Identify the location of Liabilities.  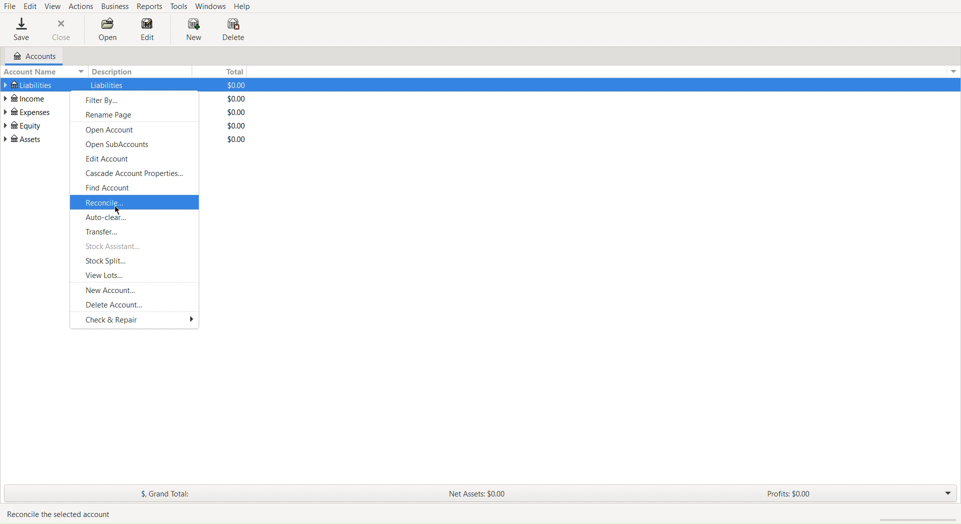
(27, 85).